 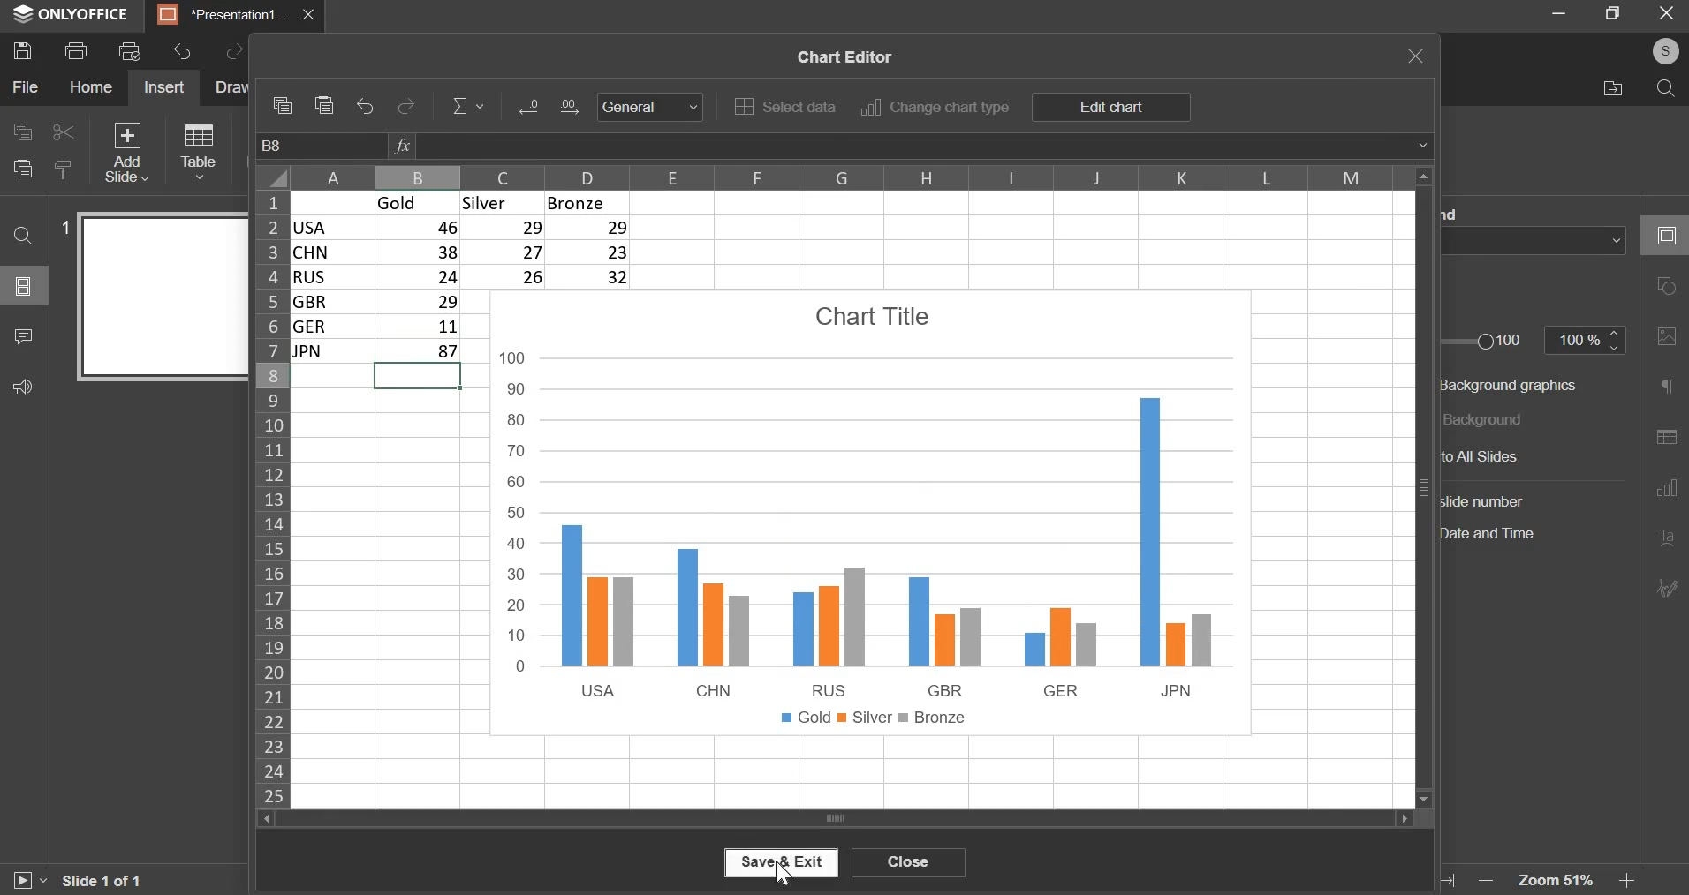 What do you see at coordinates (420, 302) in the screenshot?
I see `| 29` at bounding box center [420, 302].